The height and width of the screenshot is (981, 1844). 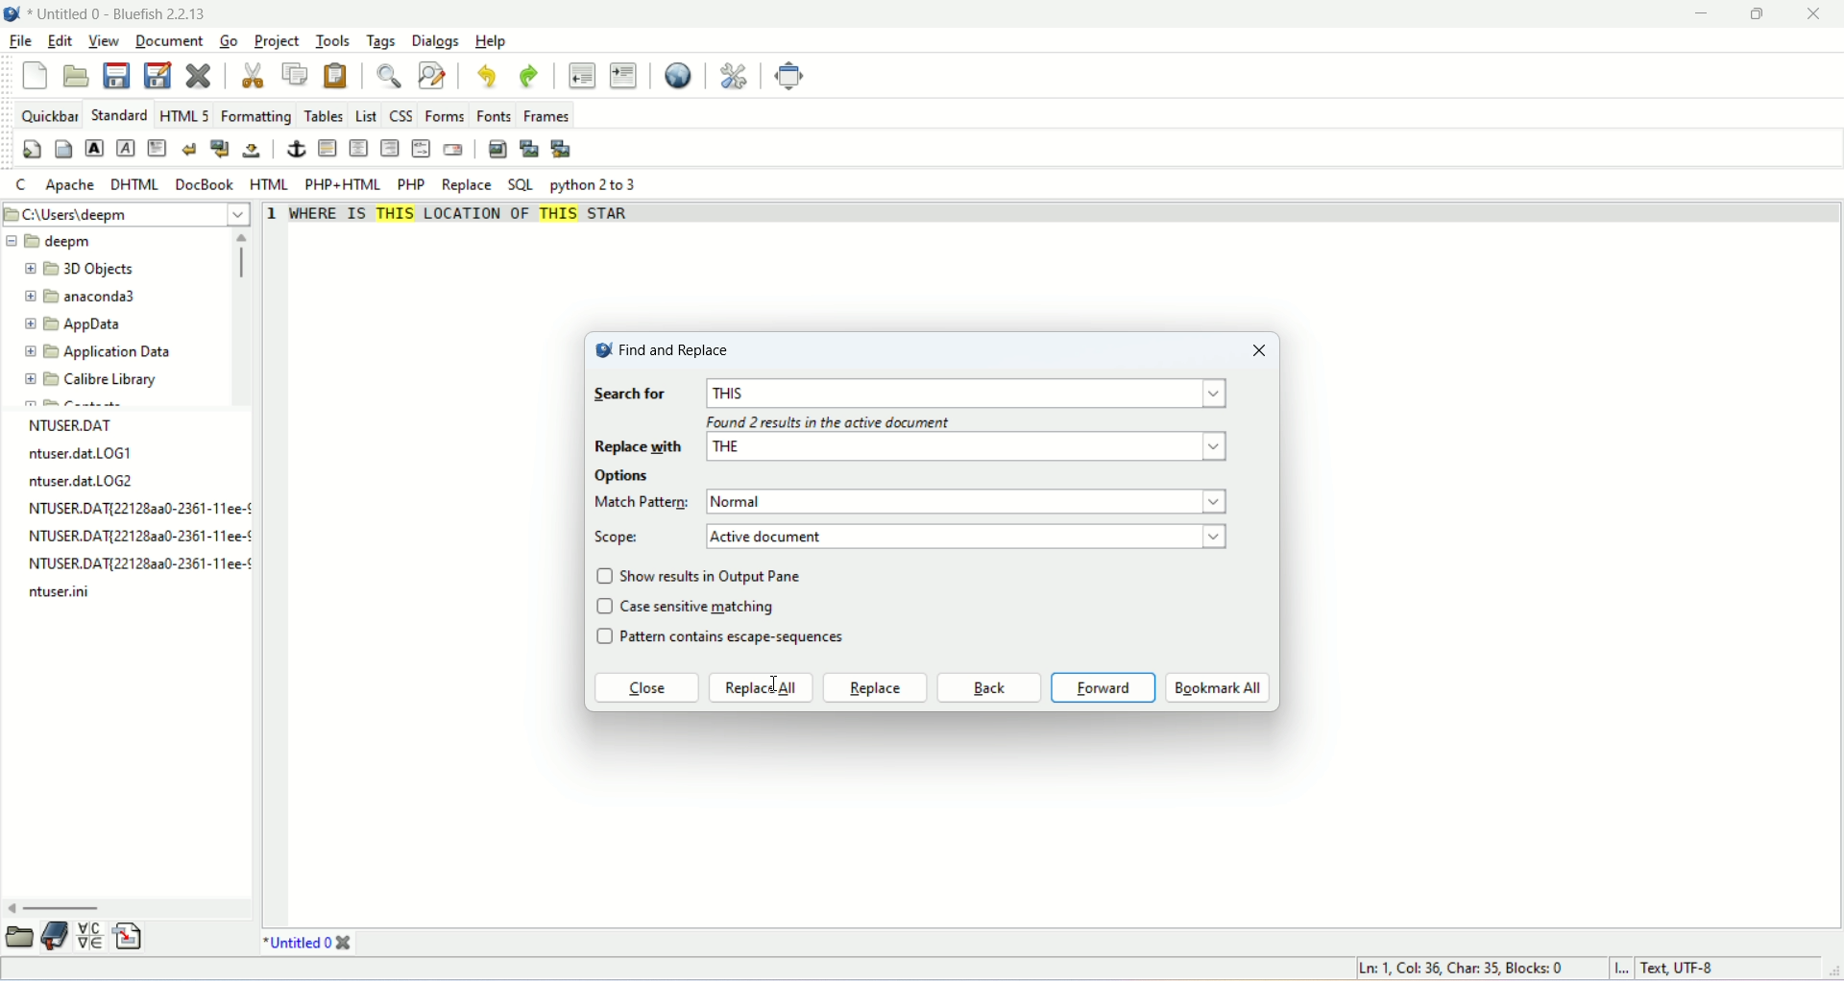 What do you see at coordinates (828, 424) in the screenshot?
I see `found 2  results in the active document` at bounding box center [828, 424].